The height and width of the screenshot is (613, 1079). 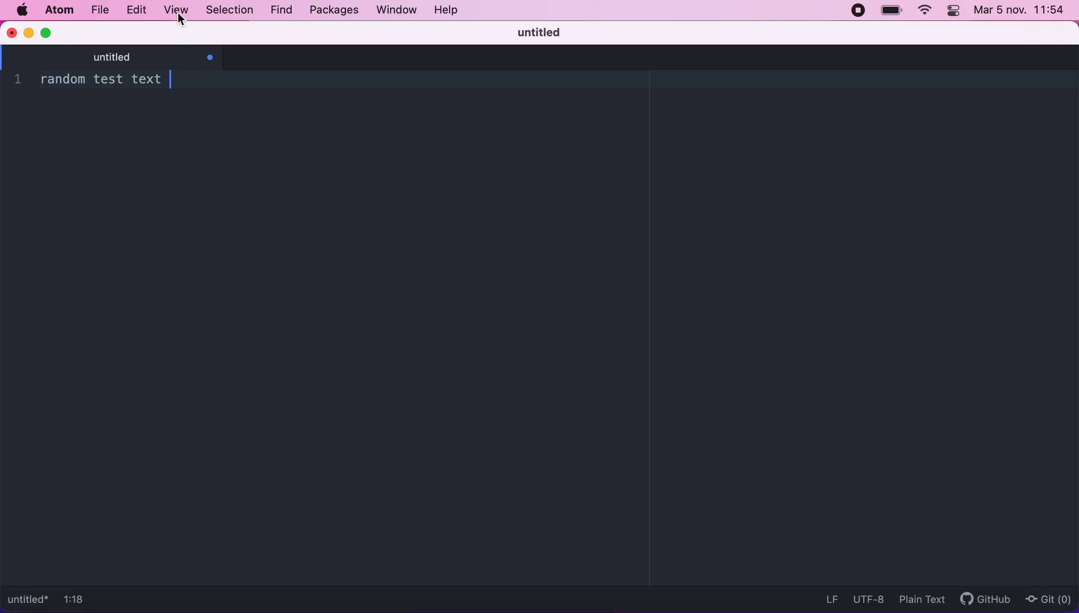 I want to click on plain text, so click(x=919, y=599).